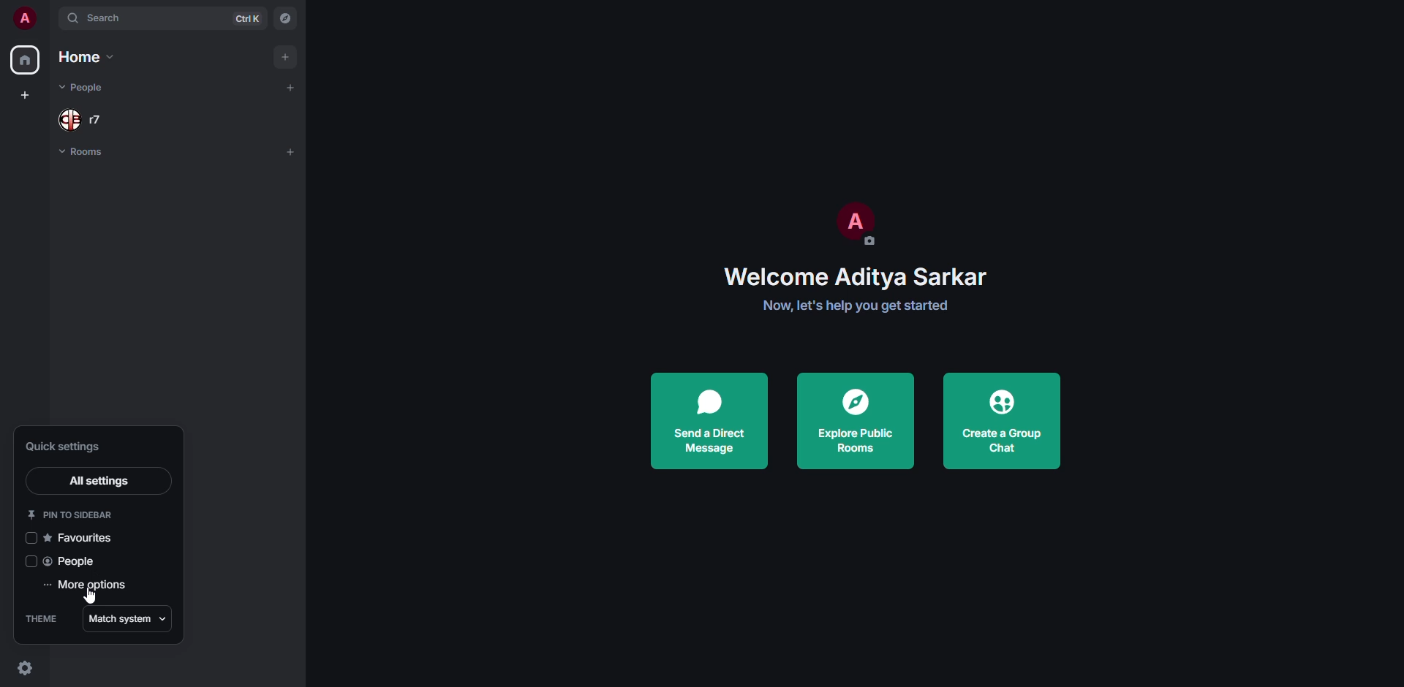 The width and height of the screenshot is (1404, 687). I want to click on add, so click(291, 151).